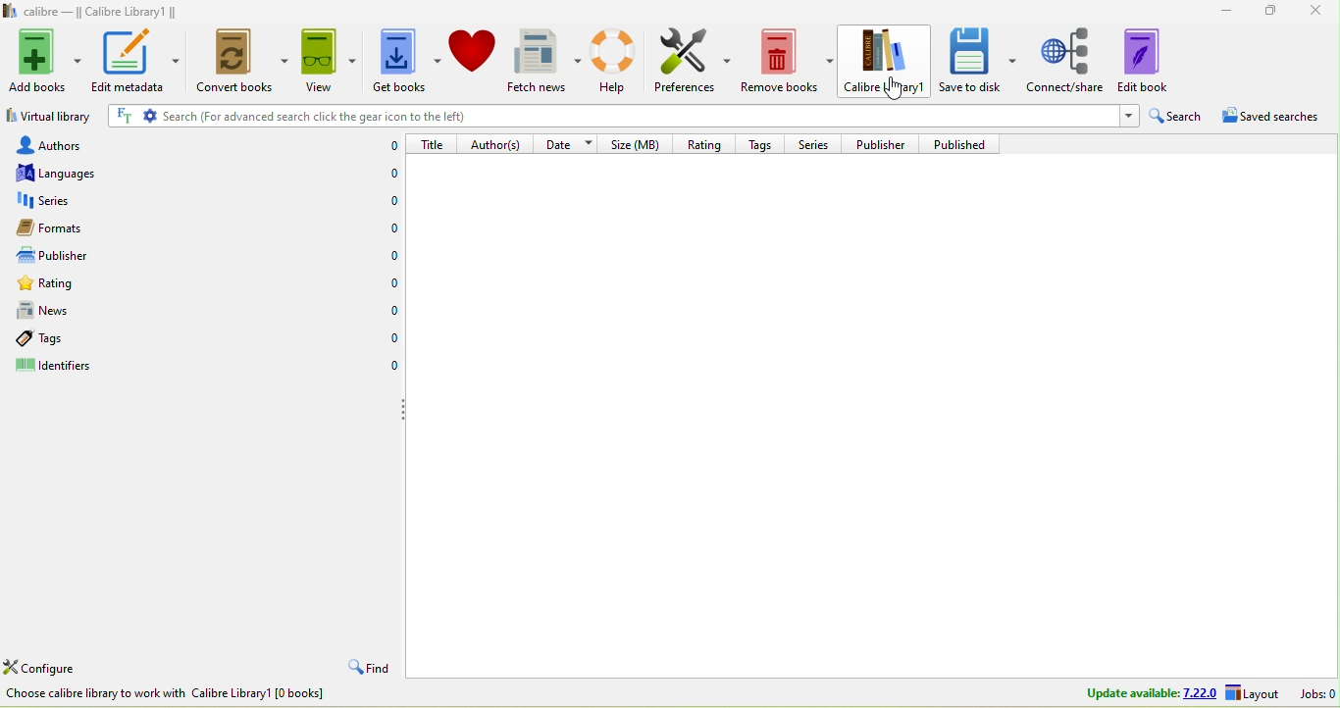 Image resolution: width=1340 pixels, height=708 pixels. I want to click on 0, so click(387, 255).